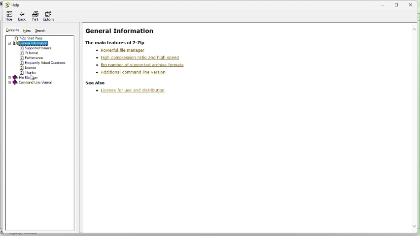 This screenshot has height=236, width=420. What do you see at coordinates (30, 72) in the screenshot?
I see `thanks` at bounding box center [30, 72].